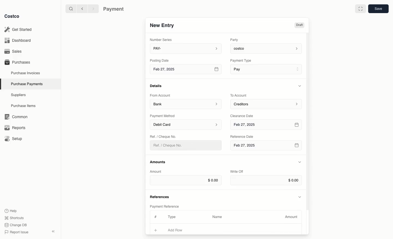 The width and height of the screenshot is (393, 239). Describe the element at coordinates (17, 116) in the screenshot. I see `‘Common` at that location.